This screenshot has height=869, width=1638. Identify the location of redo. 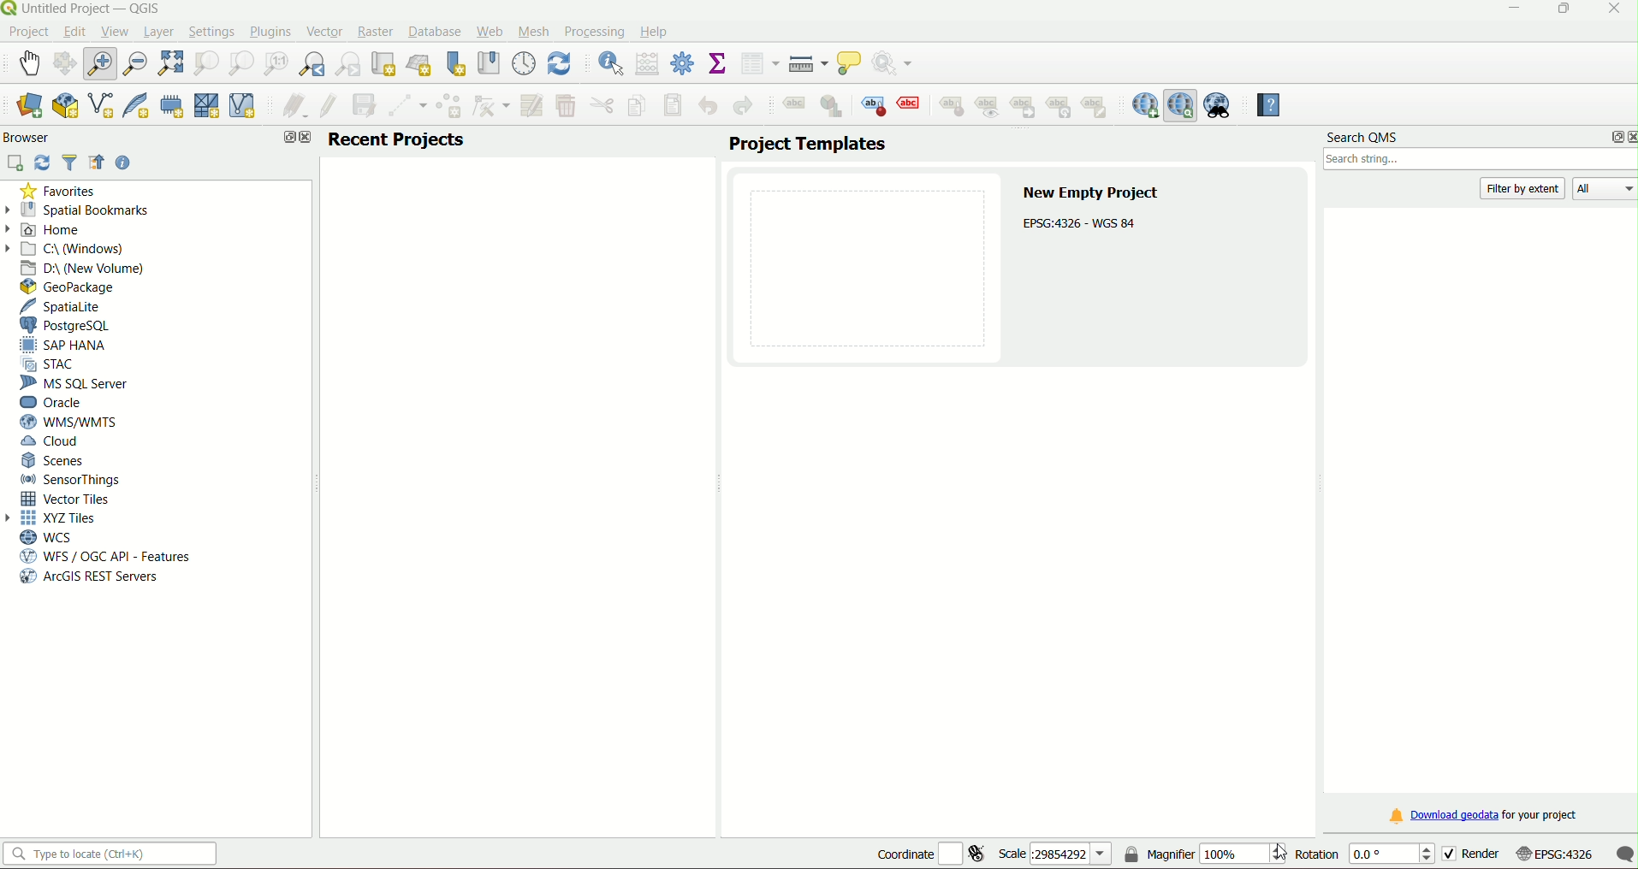
(742, 107).